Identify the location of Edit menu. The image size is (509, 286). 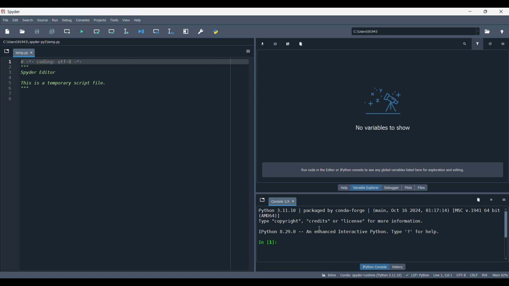
(15, 20).